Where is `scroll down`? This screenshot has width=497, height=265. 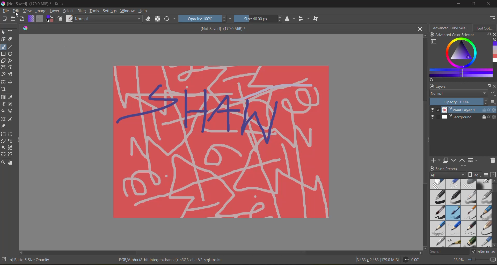
scroll down is located at coordinates (423, 246).